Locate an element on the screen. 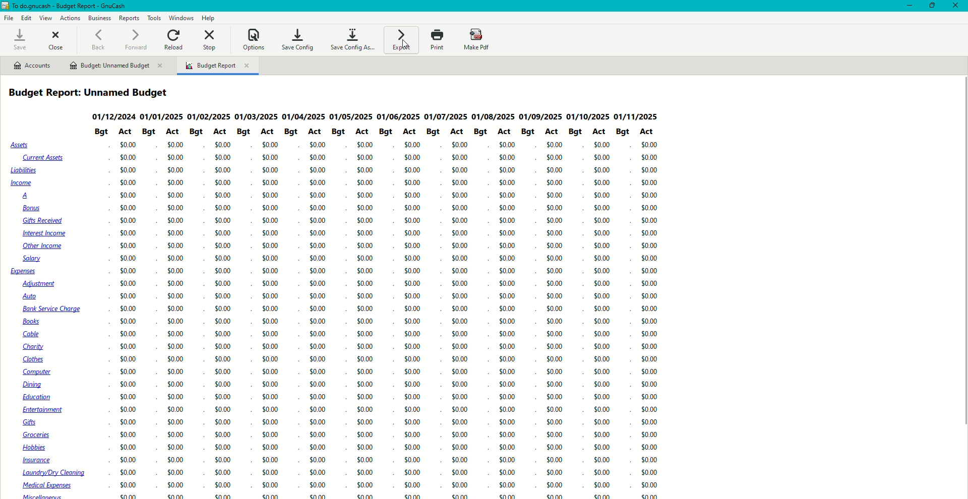 The height and width of the screenshot is (499, 968).  is located at coordinates (414, 294).